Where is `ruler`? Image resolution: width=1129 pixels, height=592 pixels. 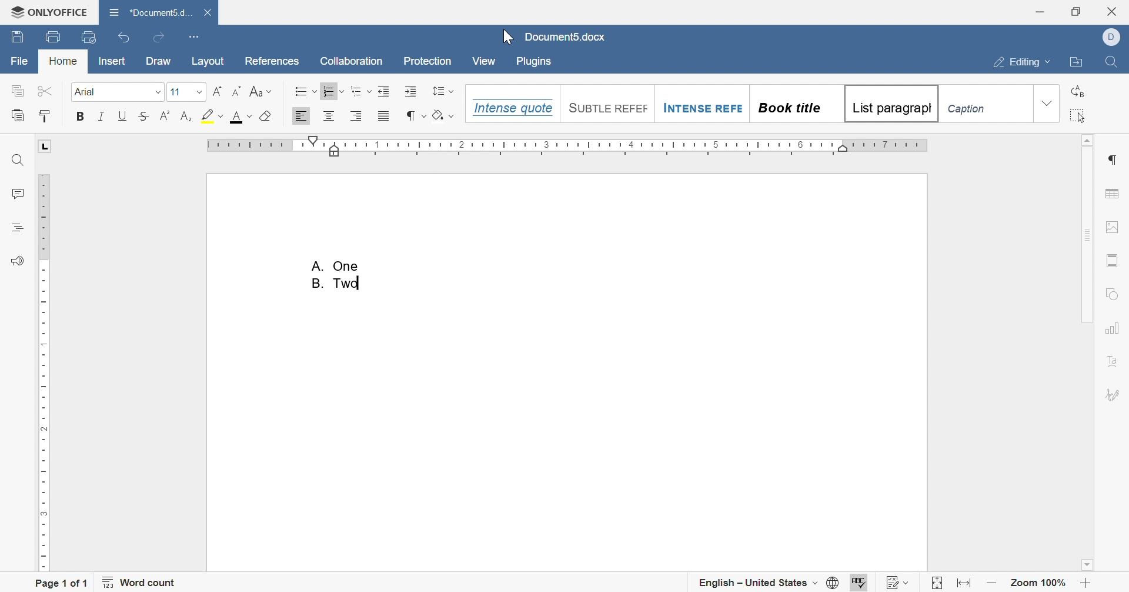 ruler is located at coordinates (569, 146).